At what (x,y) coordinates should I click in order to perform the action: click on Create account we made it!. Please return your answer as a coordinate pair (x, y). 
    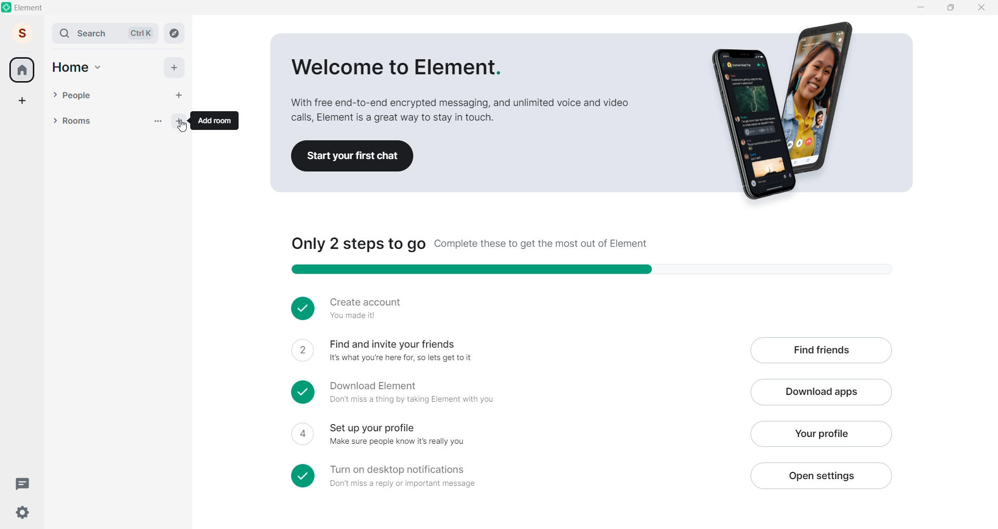
    Looking at the image, I should click on (586, 307).